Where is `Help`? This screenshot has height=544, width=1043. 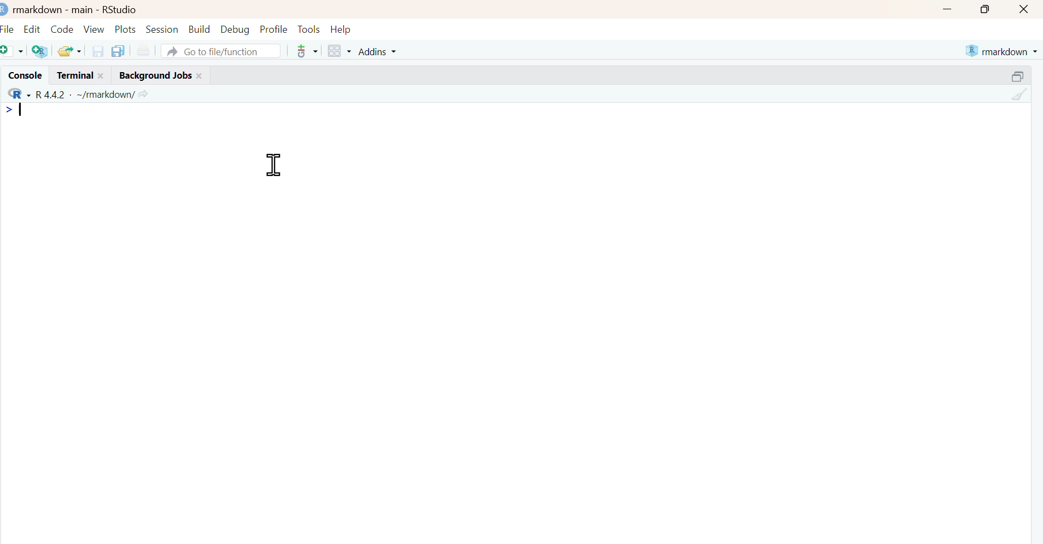
Help is located at coordinates (344, 28).